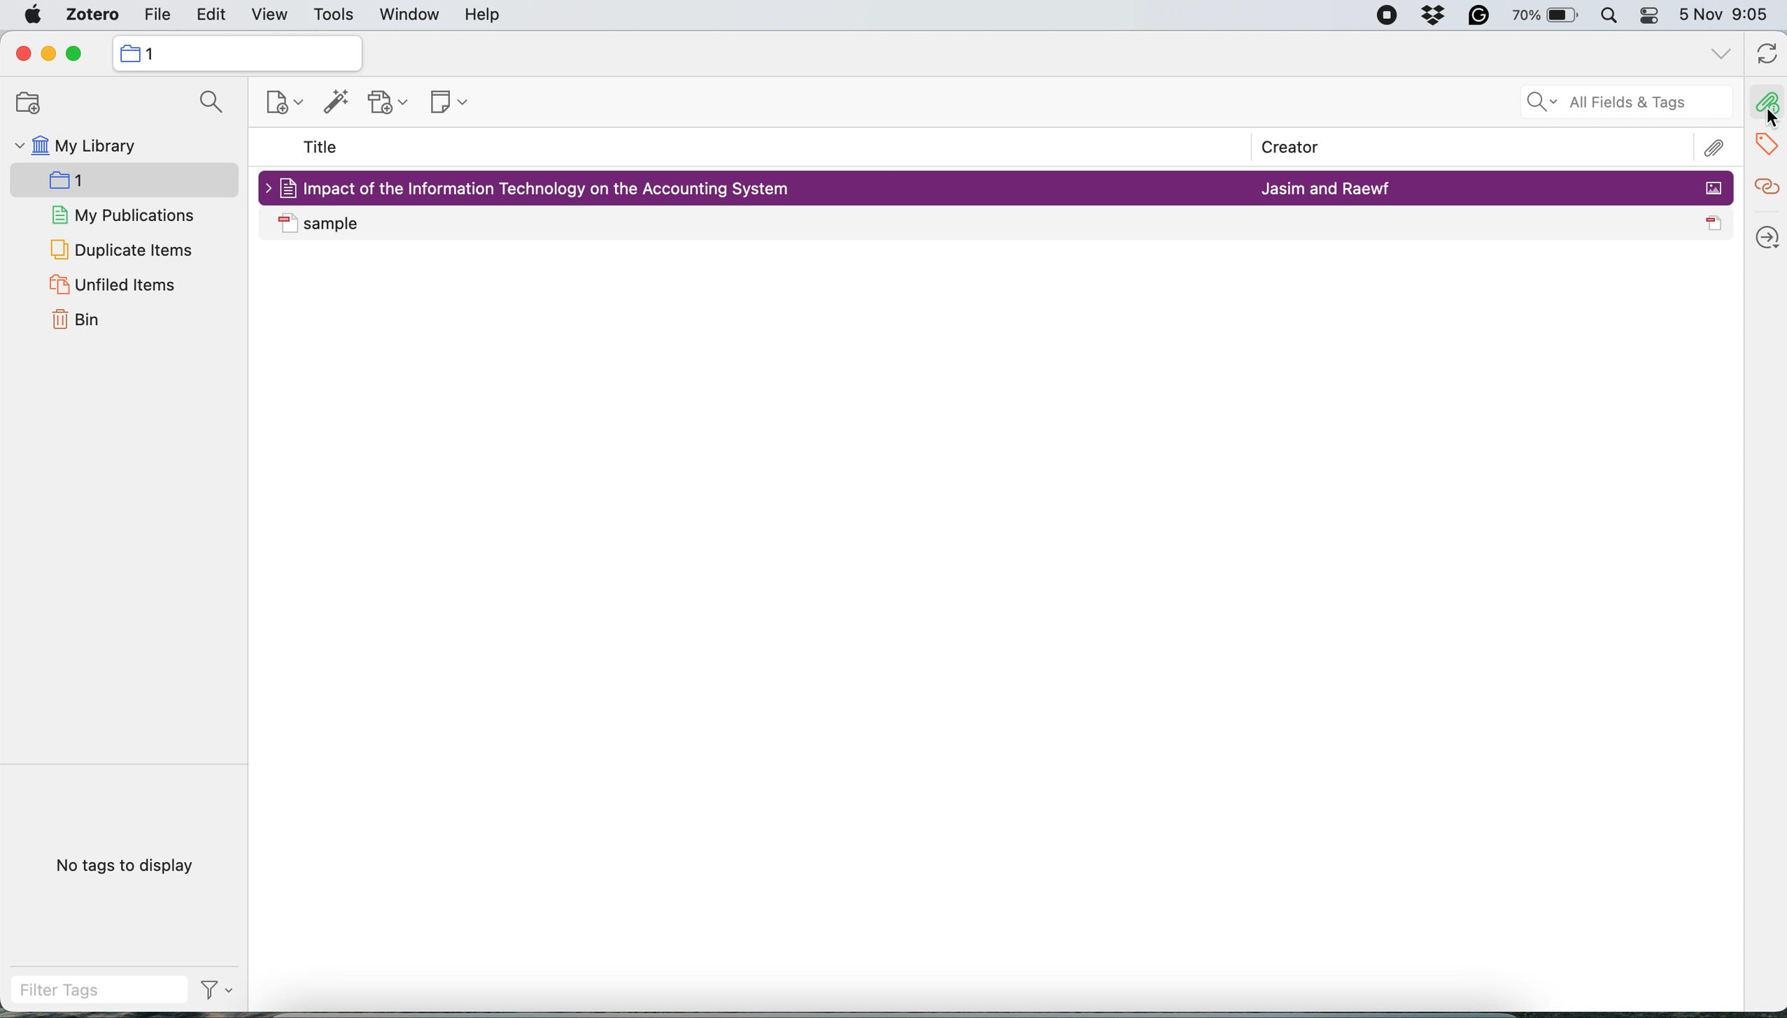  What do you see at coordinates (1376, 17) in the screenshot?
I see `screen recorder` at bounding box center [1376, 17].